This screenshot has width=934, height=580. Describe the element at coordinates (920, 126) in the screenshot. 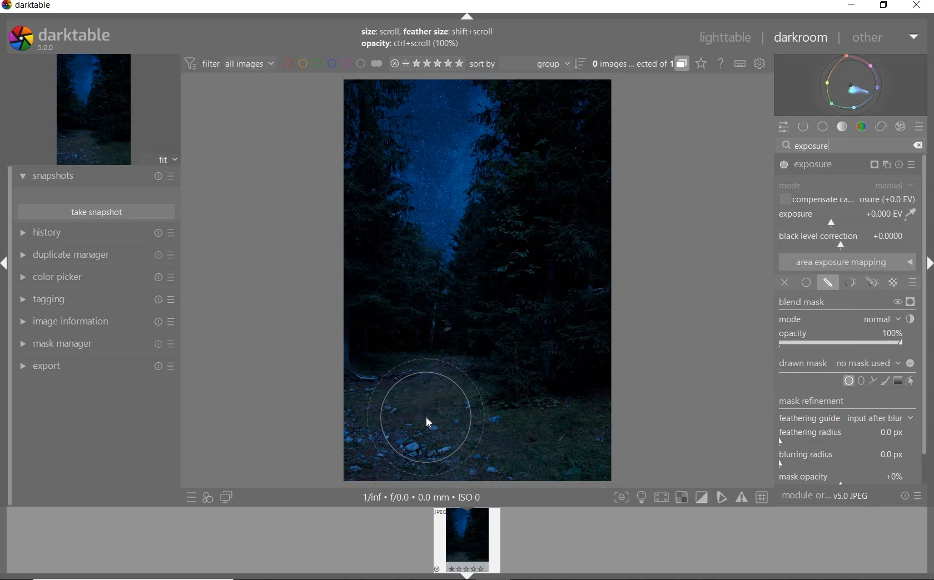

I see `PRESETS` at that location.